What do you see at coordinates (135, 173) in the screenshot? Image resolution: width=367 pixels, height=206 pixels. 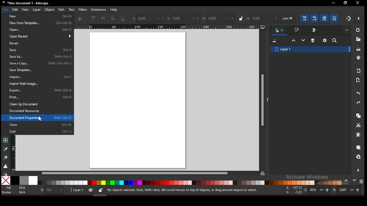 I see `scroll bar` at bounding box center [135, 173].